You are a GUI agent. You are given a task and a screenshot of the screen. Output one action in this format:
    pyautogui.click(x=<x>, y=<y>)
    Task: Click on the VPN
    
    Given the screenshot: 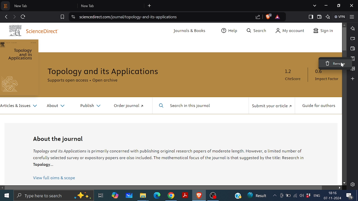 What is the action you would take?
    pyautogui.click(x=340, y=17)
    